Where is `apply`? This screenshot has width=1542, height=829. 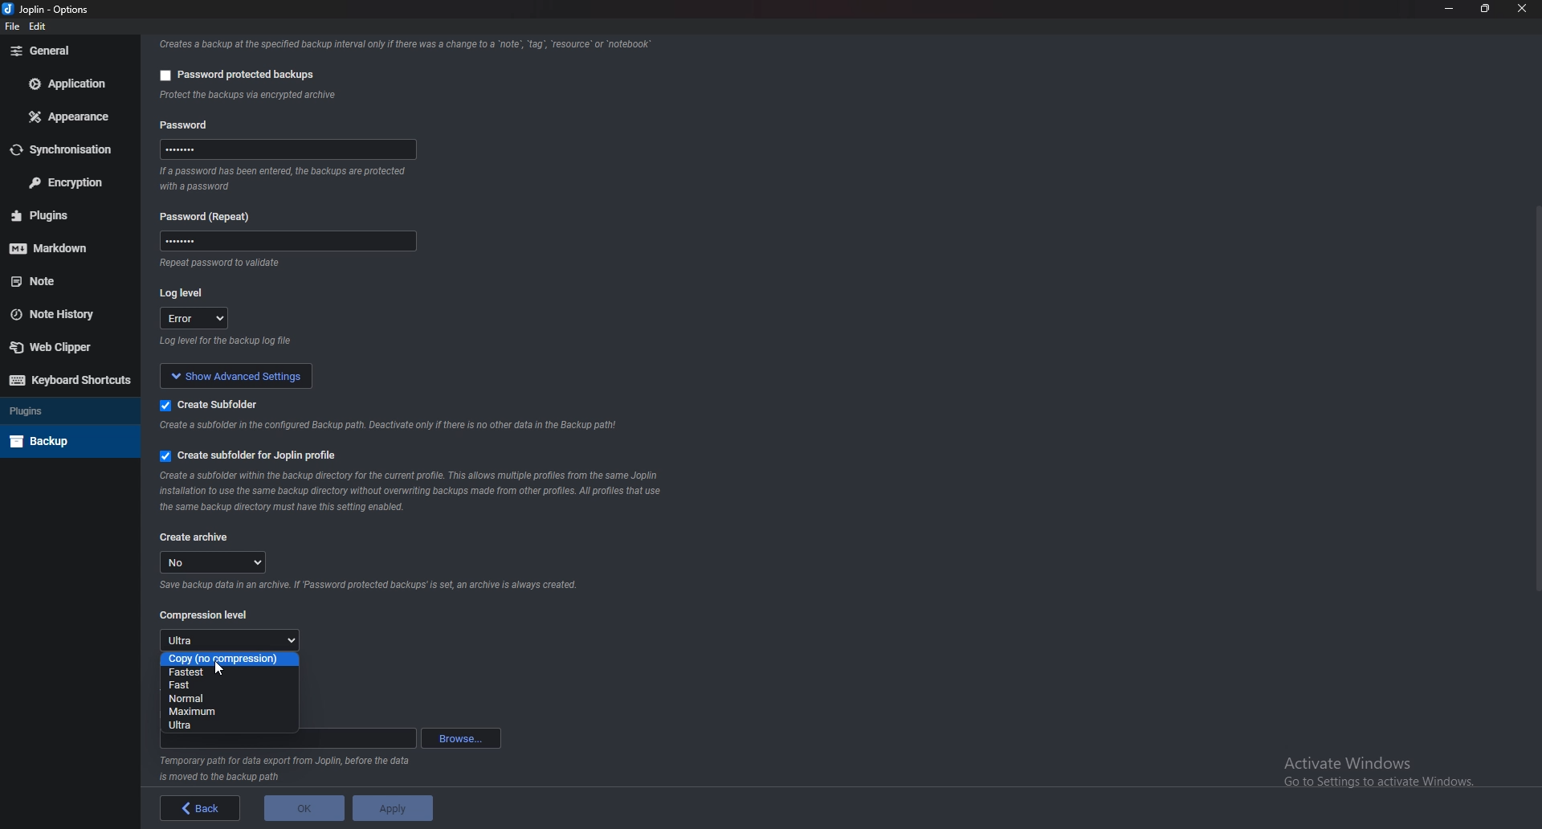
apply is located at coordinates (394, 808).